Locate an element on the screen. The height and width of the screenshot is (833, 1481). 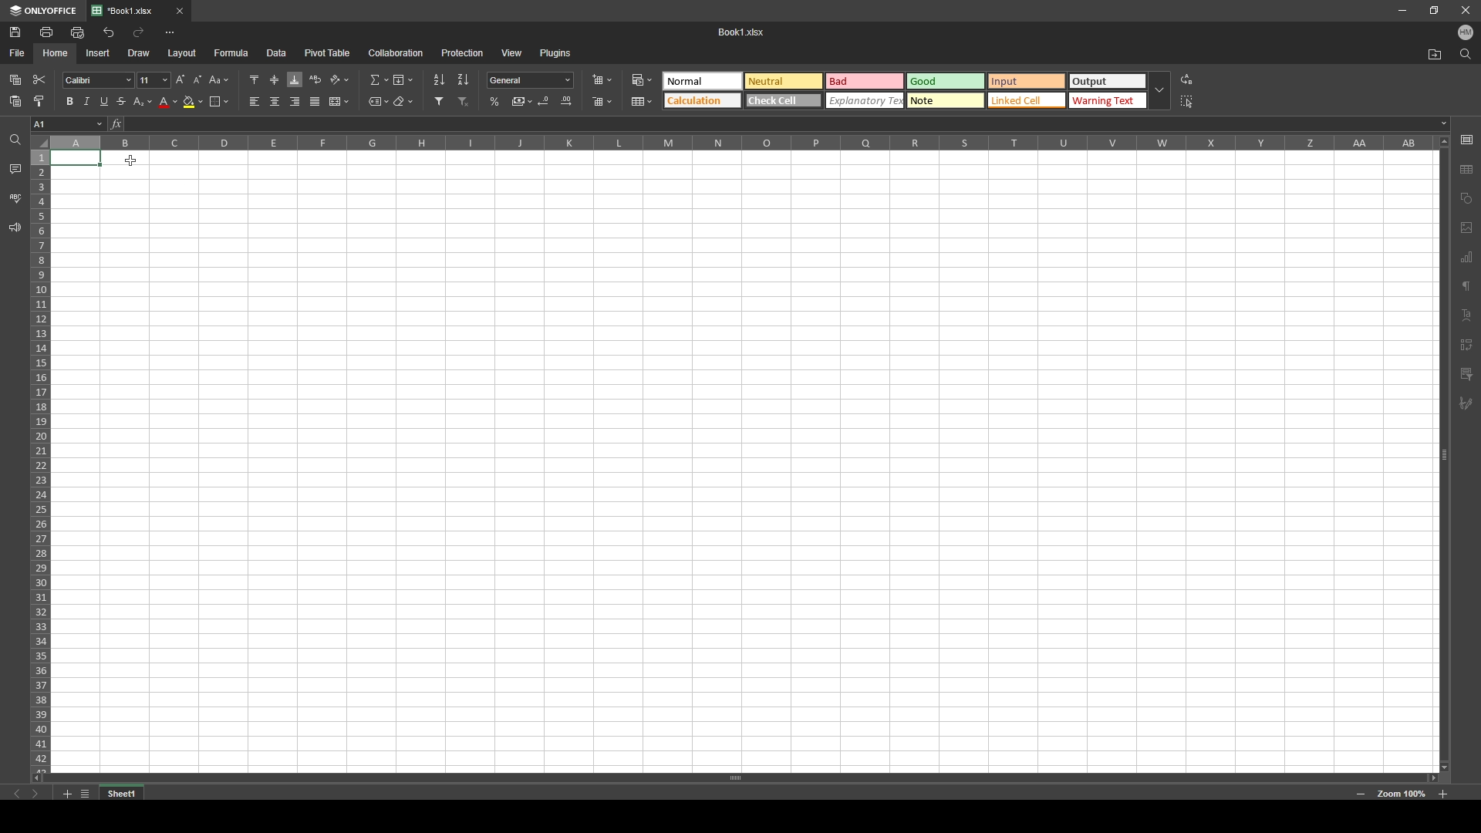
scroll bar is located at coordinates (1442, 452).